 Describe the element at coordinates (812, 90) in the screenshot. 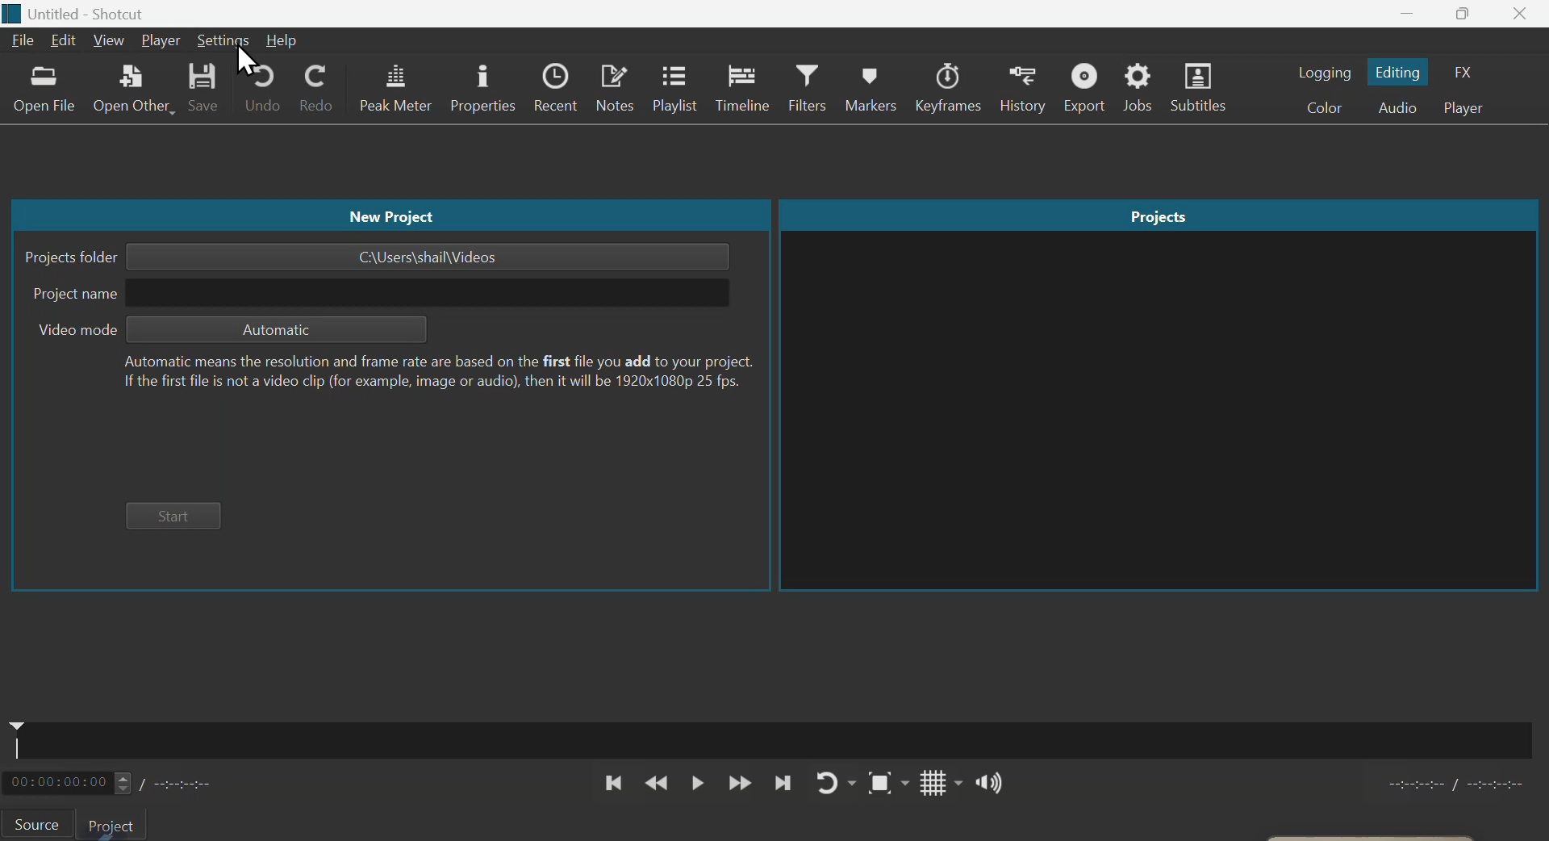

I see `philtres` at that location.